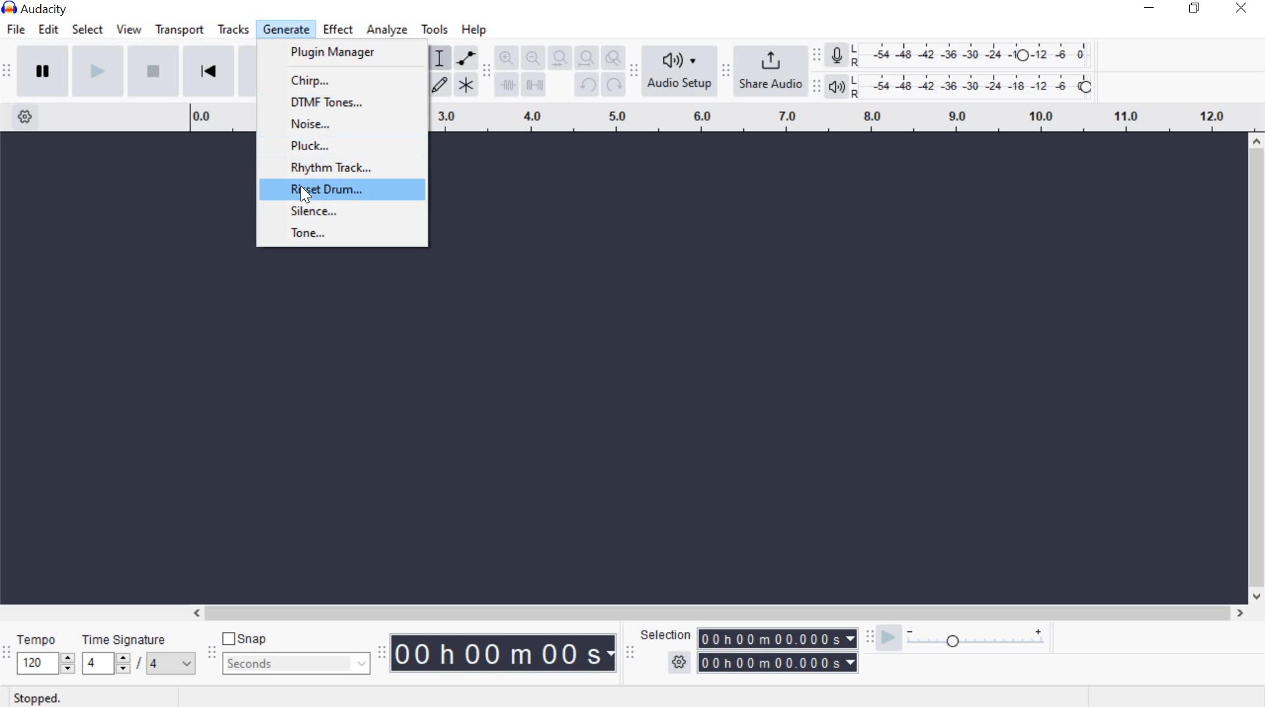 Image resolution: width=1265 pixels, height=707 pixels. Describe the element at coordinates (816, 53) in the screenshot. I see `Recording meter toolbar` at that location.